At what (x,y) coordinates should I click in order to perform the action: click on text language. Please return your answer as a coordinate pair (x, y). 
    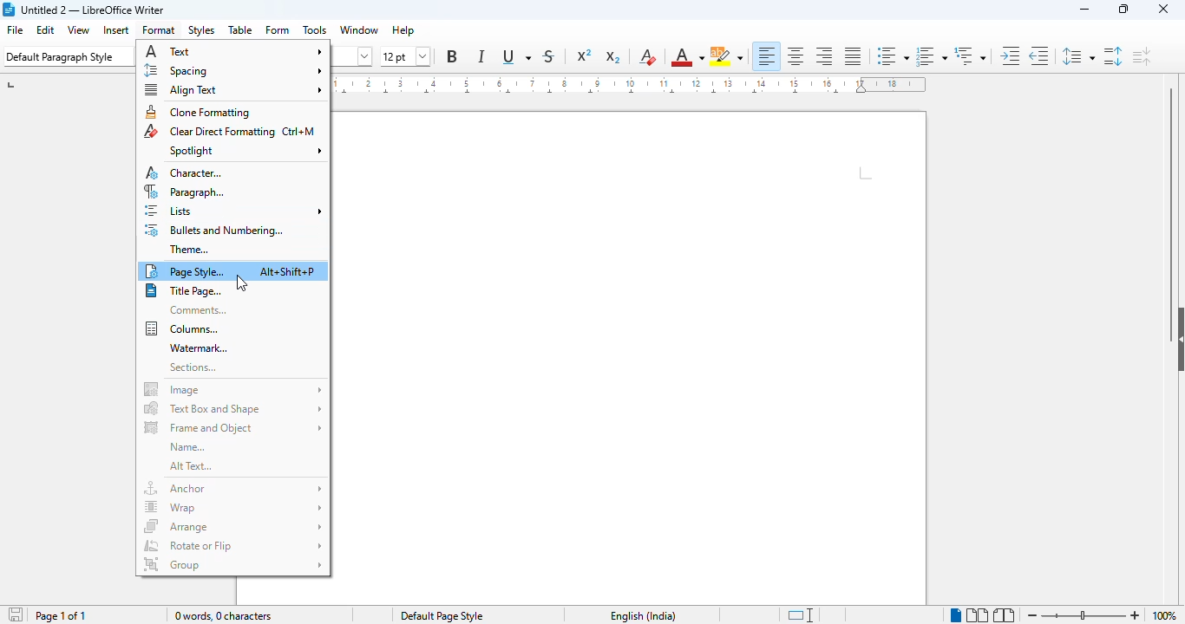
    Looking at the image, I should click on (643, 615).